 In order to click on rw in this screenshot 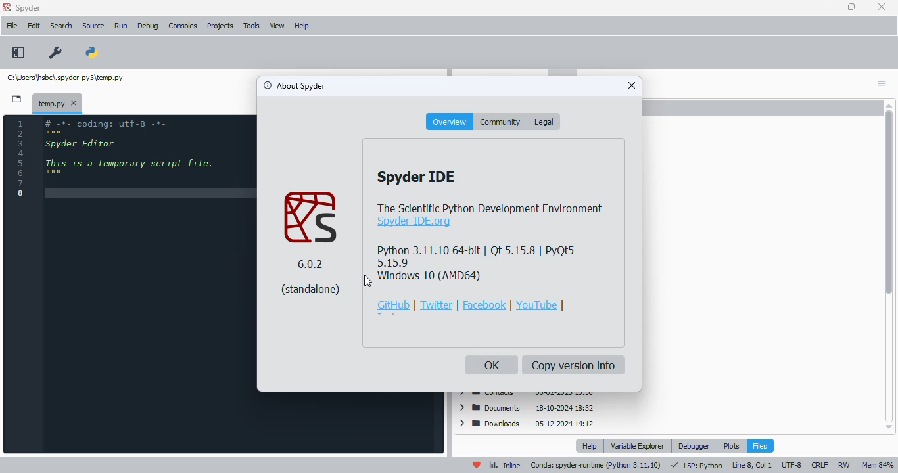, I will do `click(844, 465)`.